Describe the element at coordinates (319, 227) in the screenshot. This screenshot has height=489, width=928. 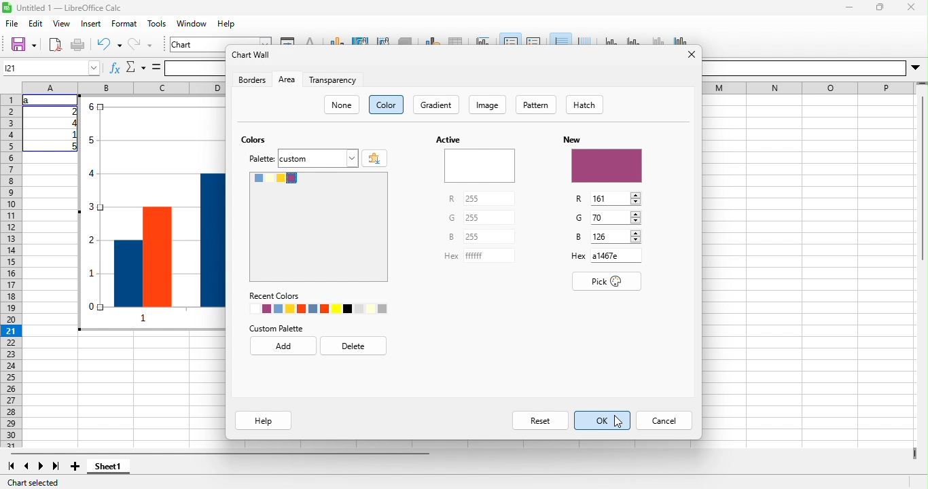
I see `custom colors` at that location.